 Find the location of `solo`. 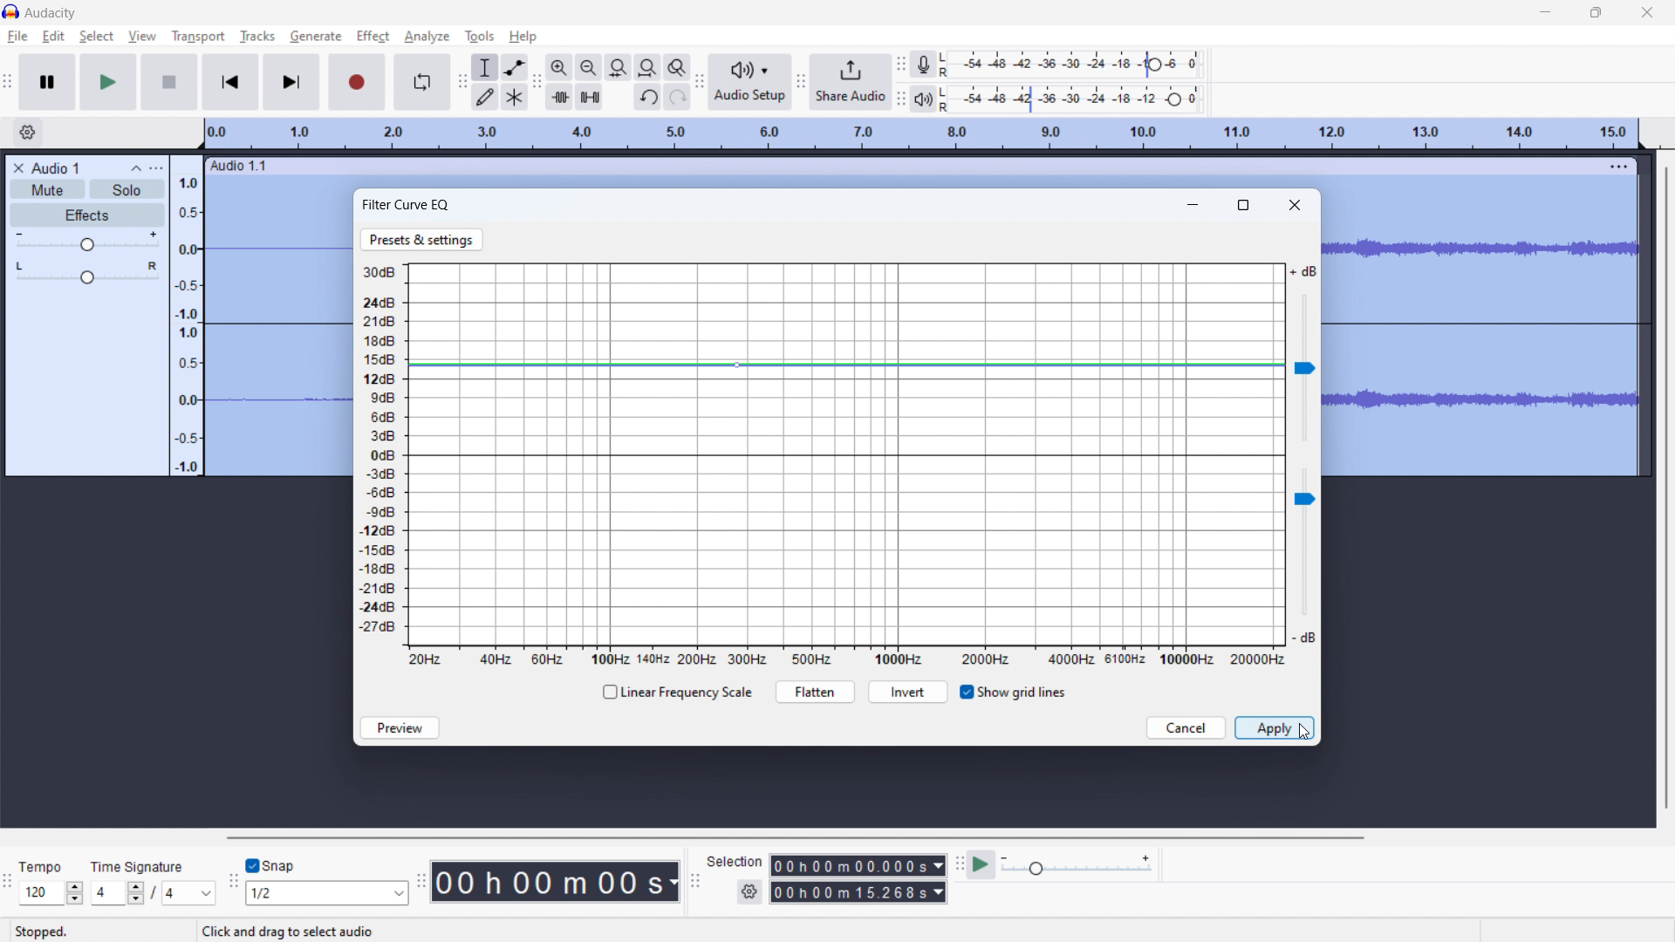

solo is located at coordinates (126, 189).